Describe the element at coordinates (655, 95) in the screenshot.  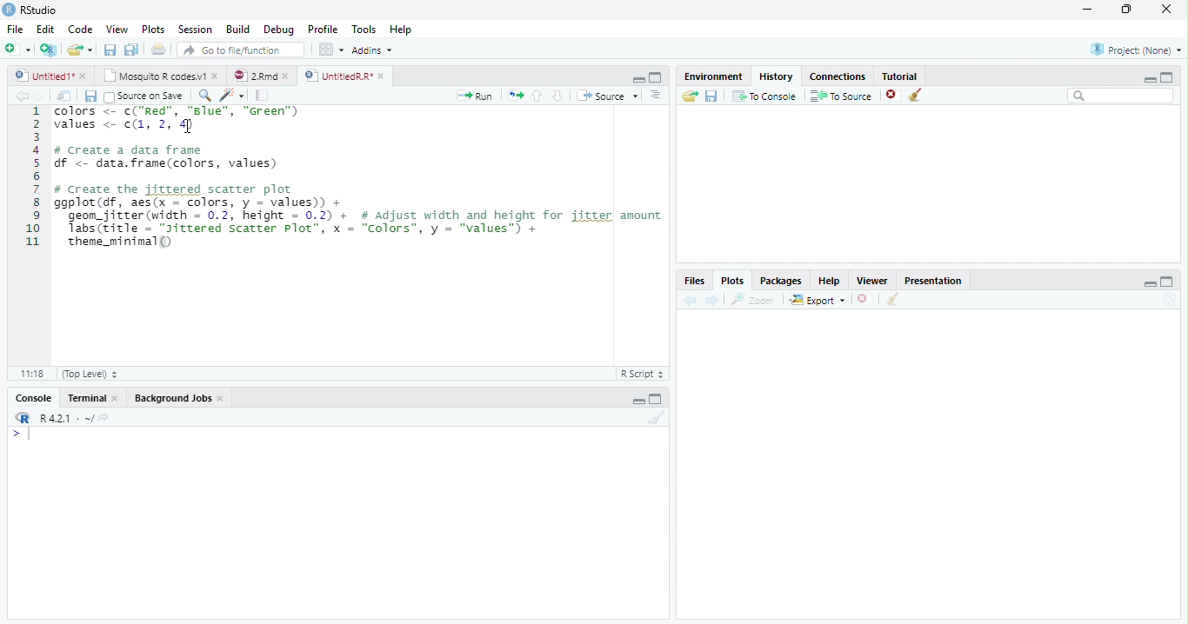
I see `Show document outline` at that location.